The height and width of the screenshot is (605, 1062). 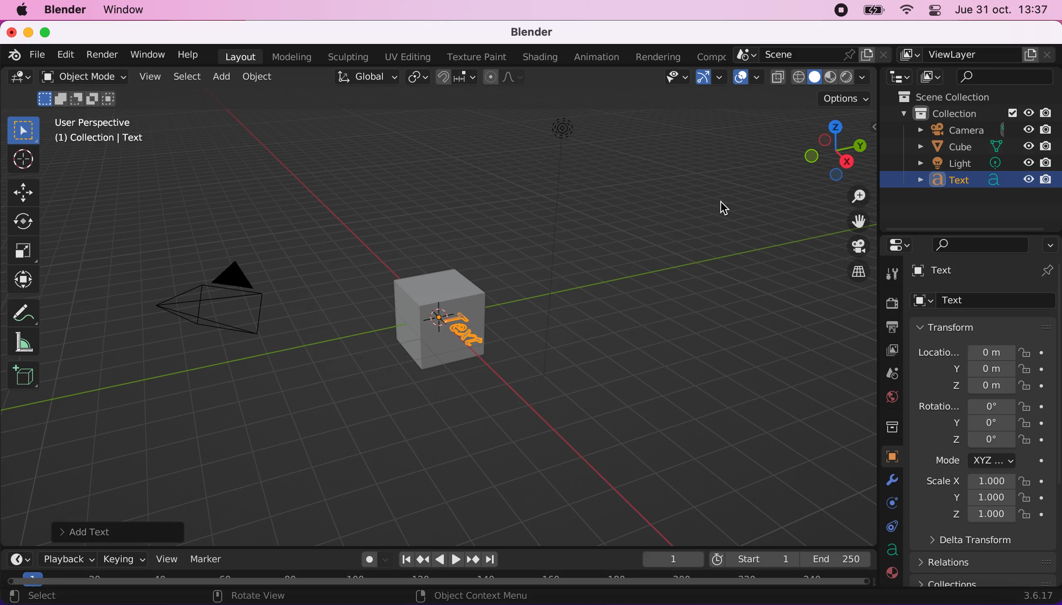 I want to click on material, so click(x=892, y=573).